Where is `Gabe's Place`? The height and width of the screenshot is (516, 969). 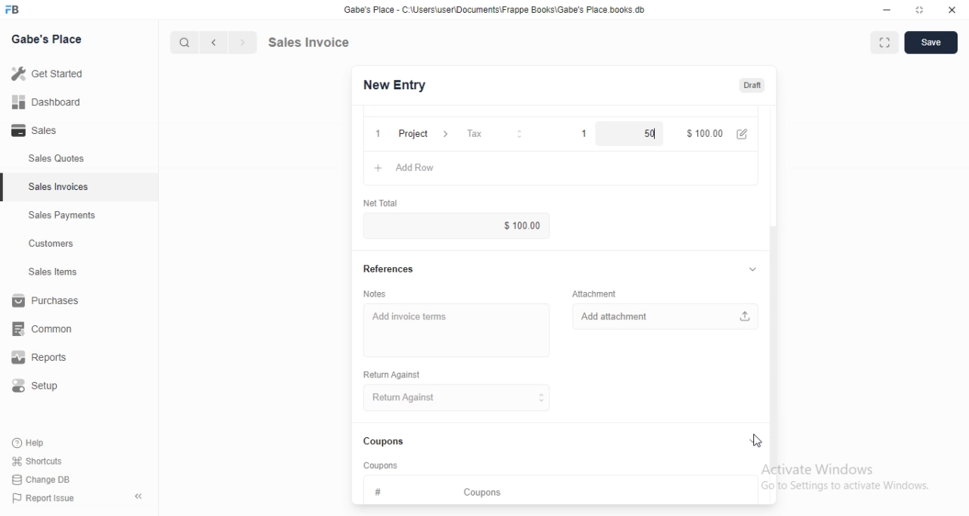
Gabe's Place is located at coordinates (50, 38).